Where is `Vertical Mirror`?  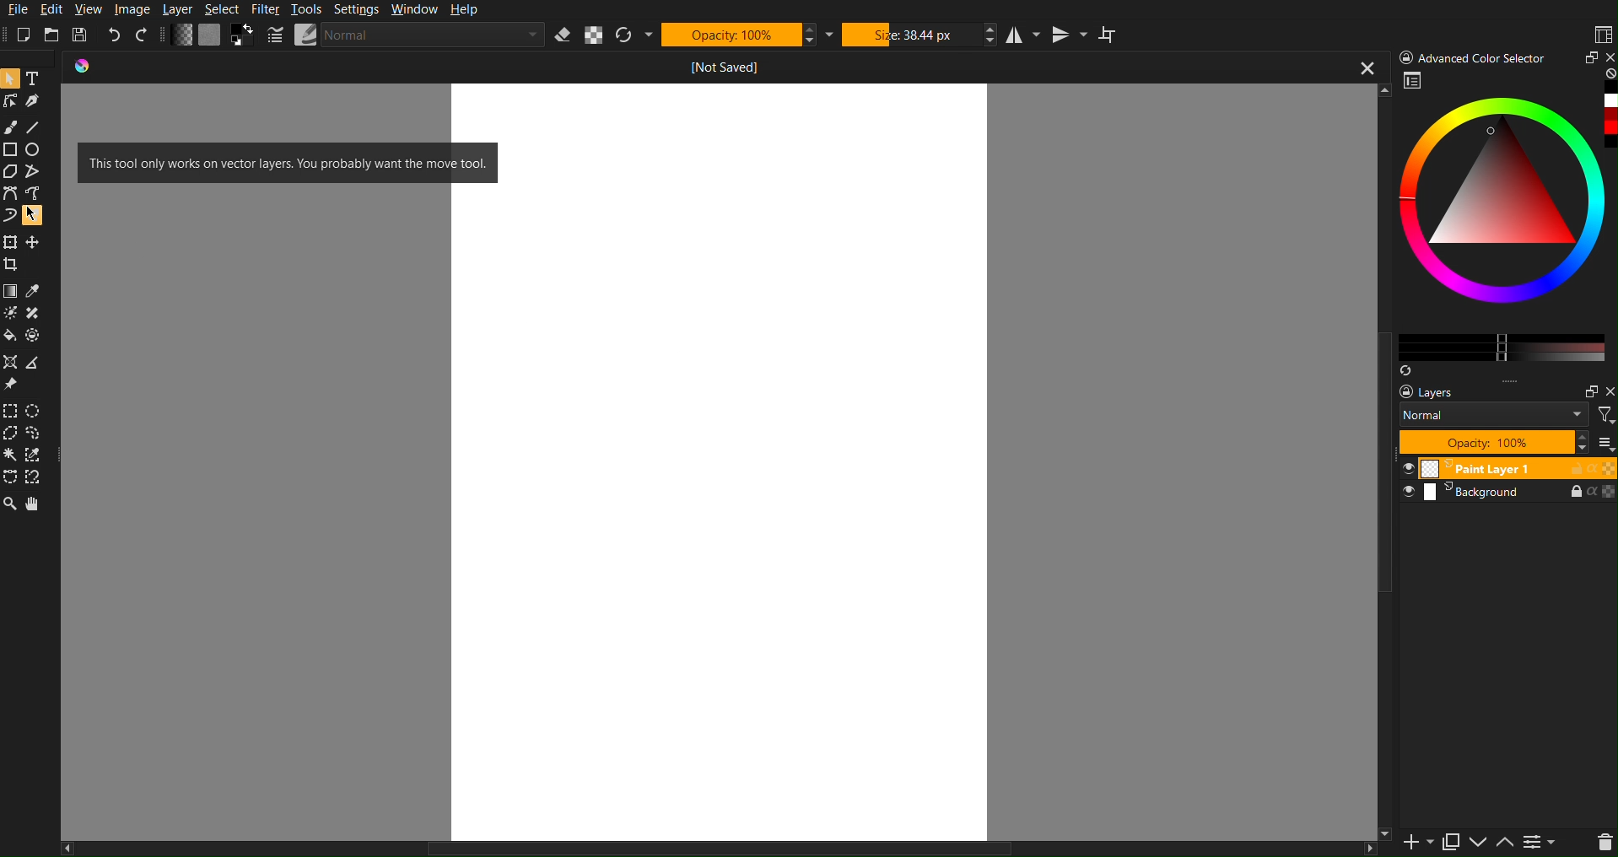 Vertical Mirror is located at coordinates (1071, 35).